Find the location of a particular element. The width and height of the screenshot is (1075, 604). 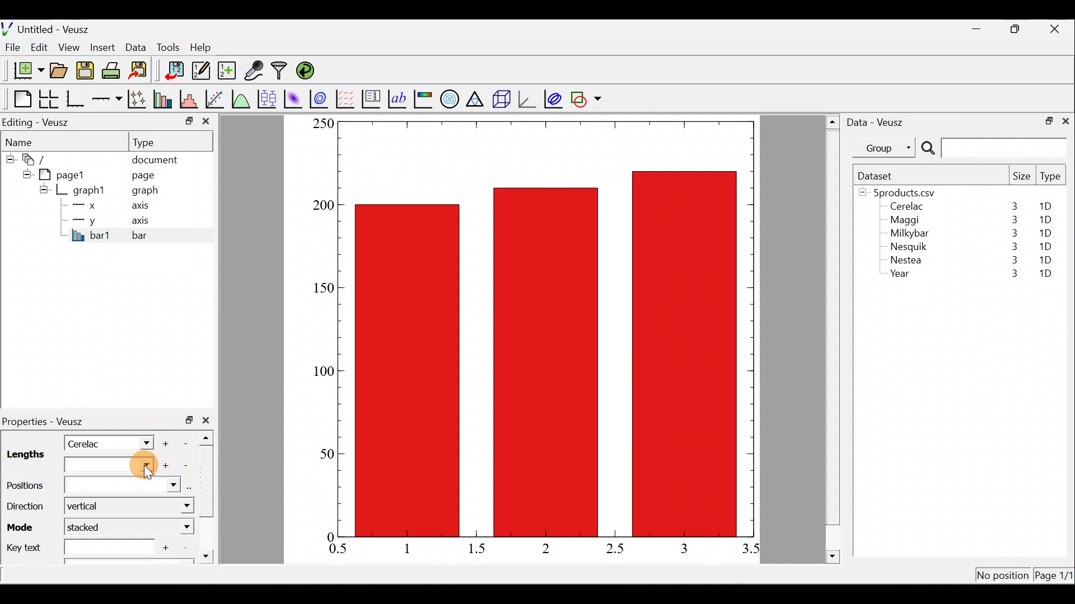

Add another item is located at coordinates (164, 466).